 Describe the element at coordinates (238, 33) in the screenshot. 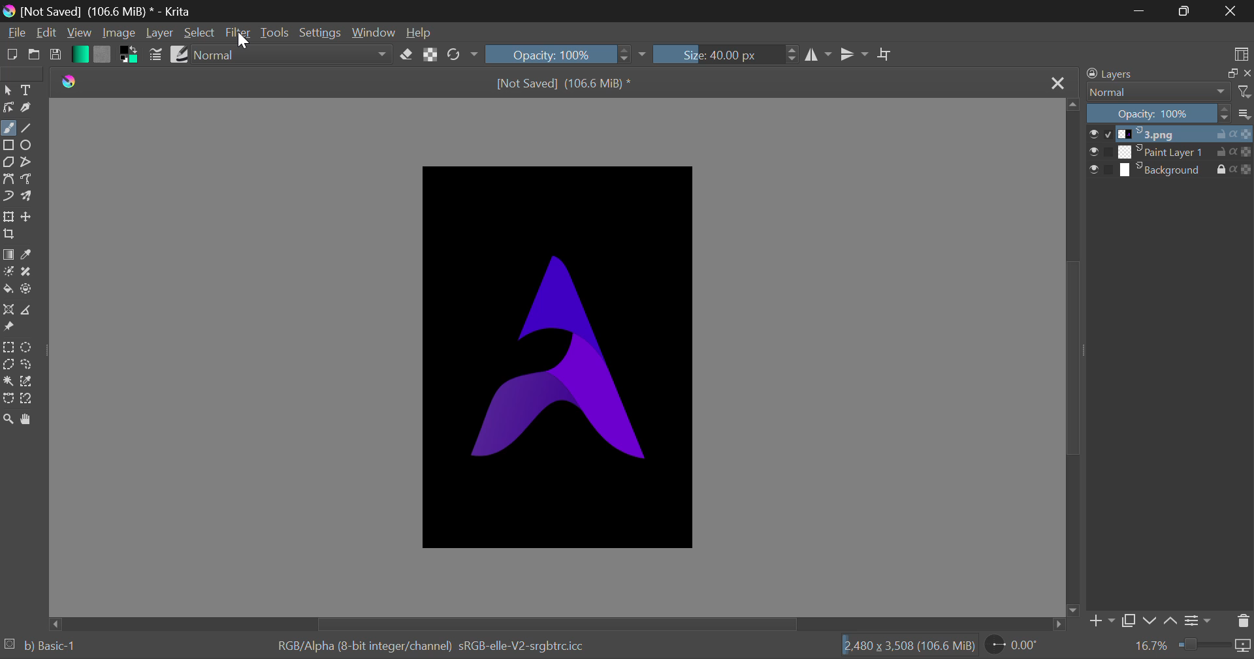

I see `Filter` at that location.